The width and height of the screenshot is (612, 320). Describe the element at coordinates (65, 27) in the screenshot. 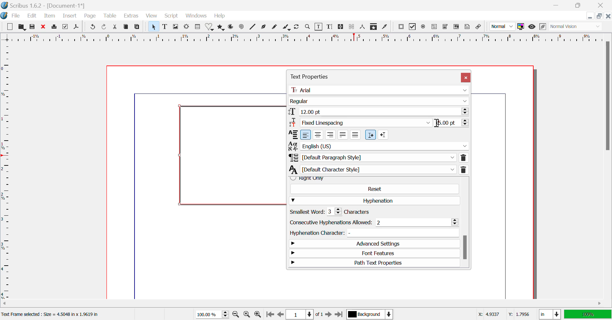

I see `Preflight Verifier` at that location.